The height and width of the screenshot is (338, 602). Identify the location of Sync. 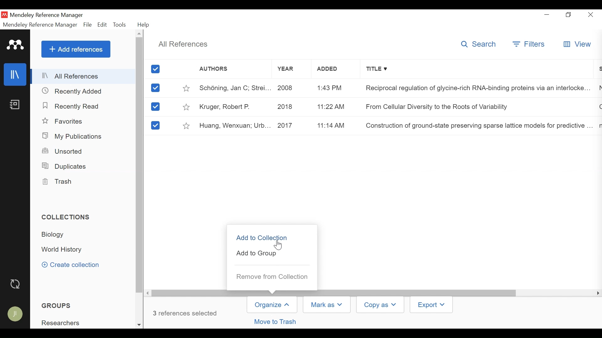
(15, 284).